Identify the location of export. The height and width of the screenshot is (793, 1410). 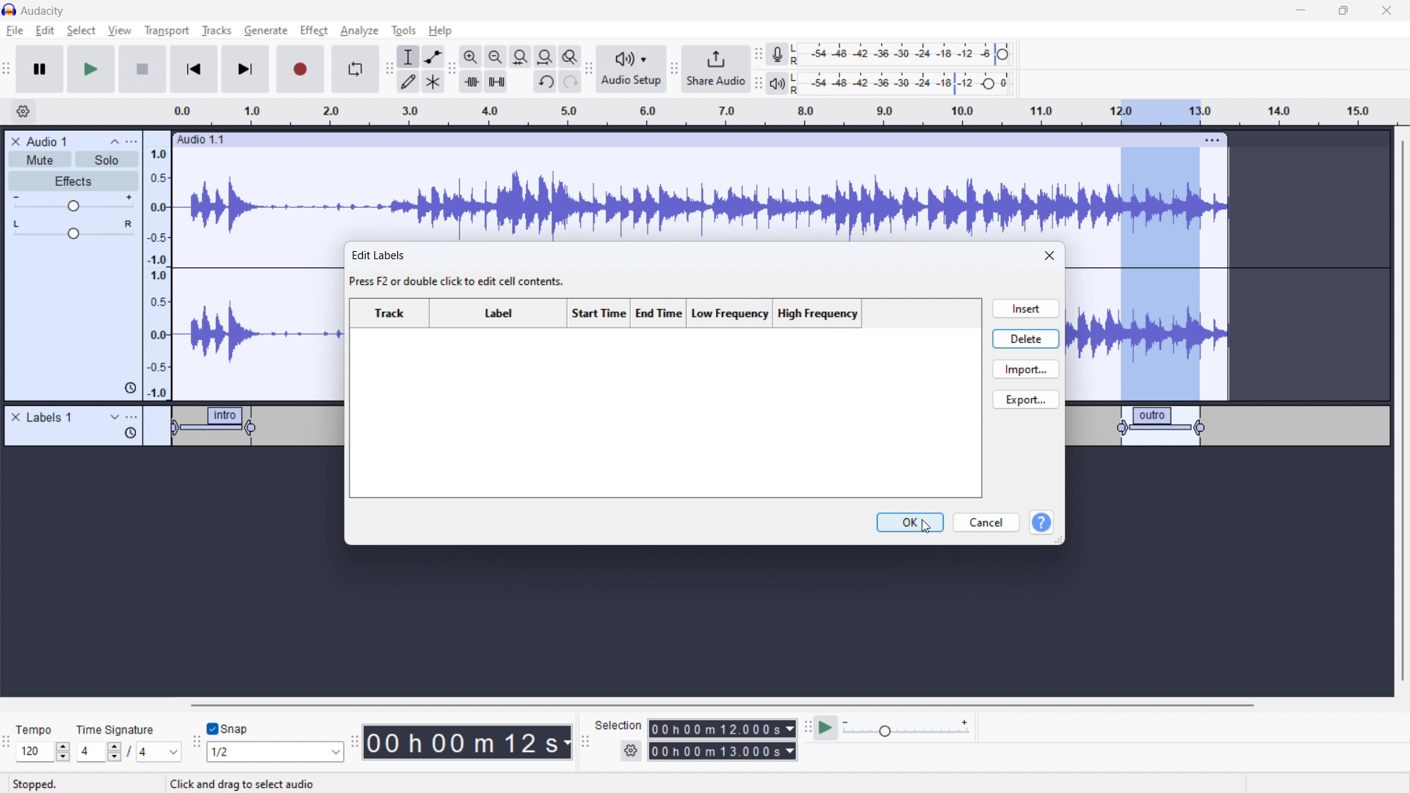
(1026, 399).